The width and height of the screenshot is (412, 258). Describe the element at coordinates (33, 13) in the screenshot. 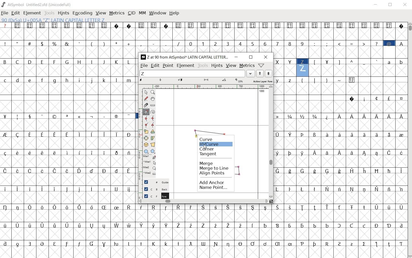

I see `element` at that location.